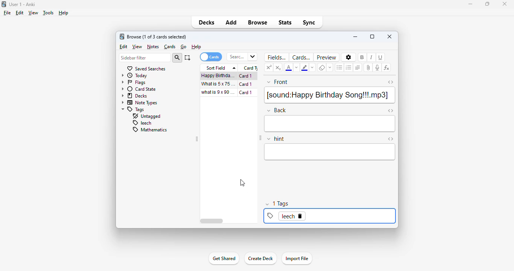 The width and height of the screenshot is (514, 271). Describe the element at coordinates (312, 67) in the screenshot. I see `change color` at that location.